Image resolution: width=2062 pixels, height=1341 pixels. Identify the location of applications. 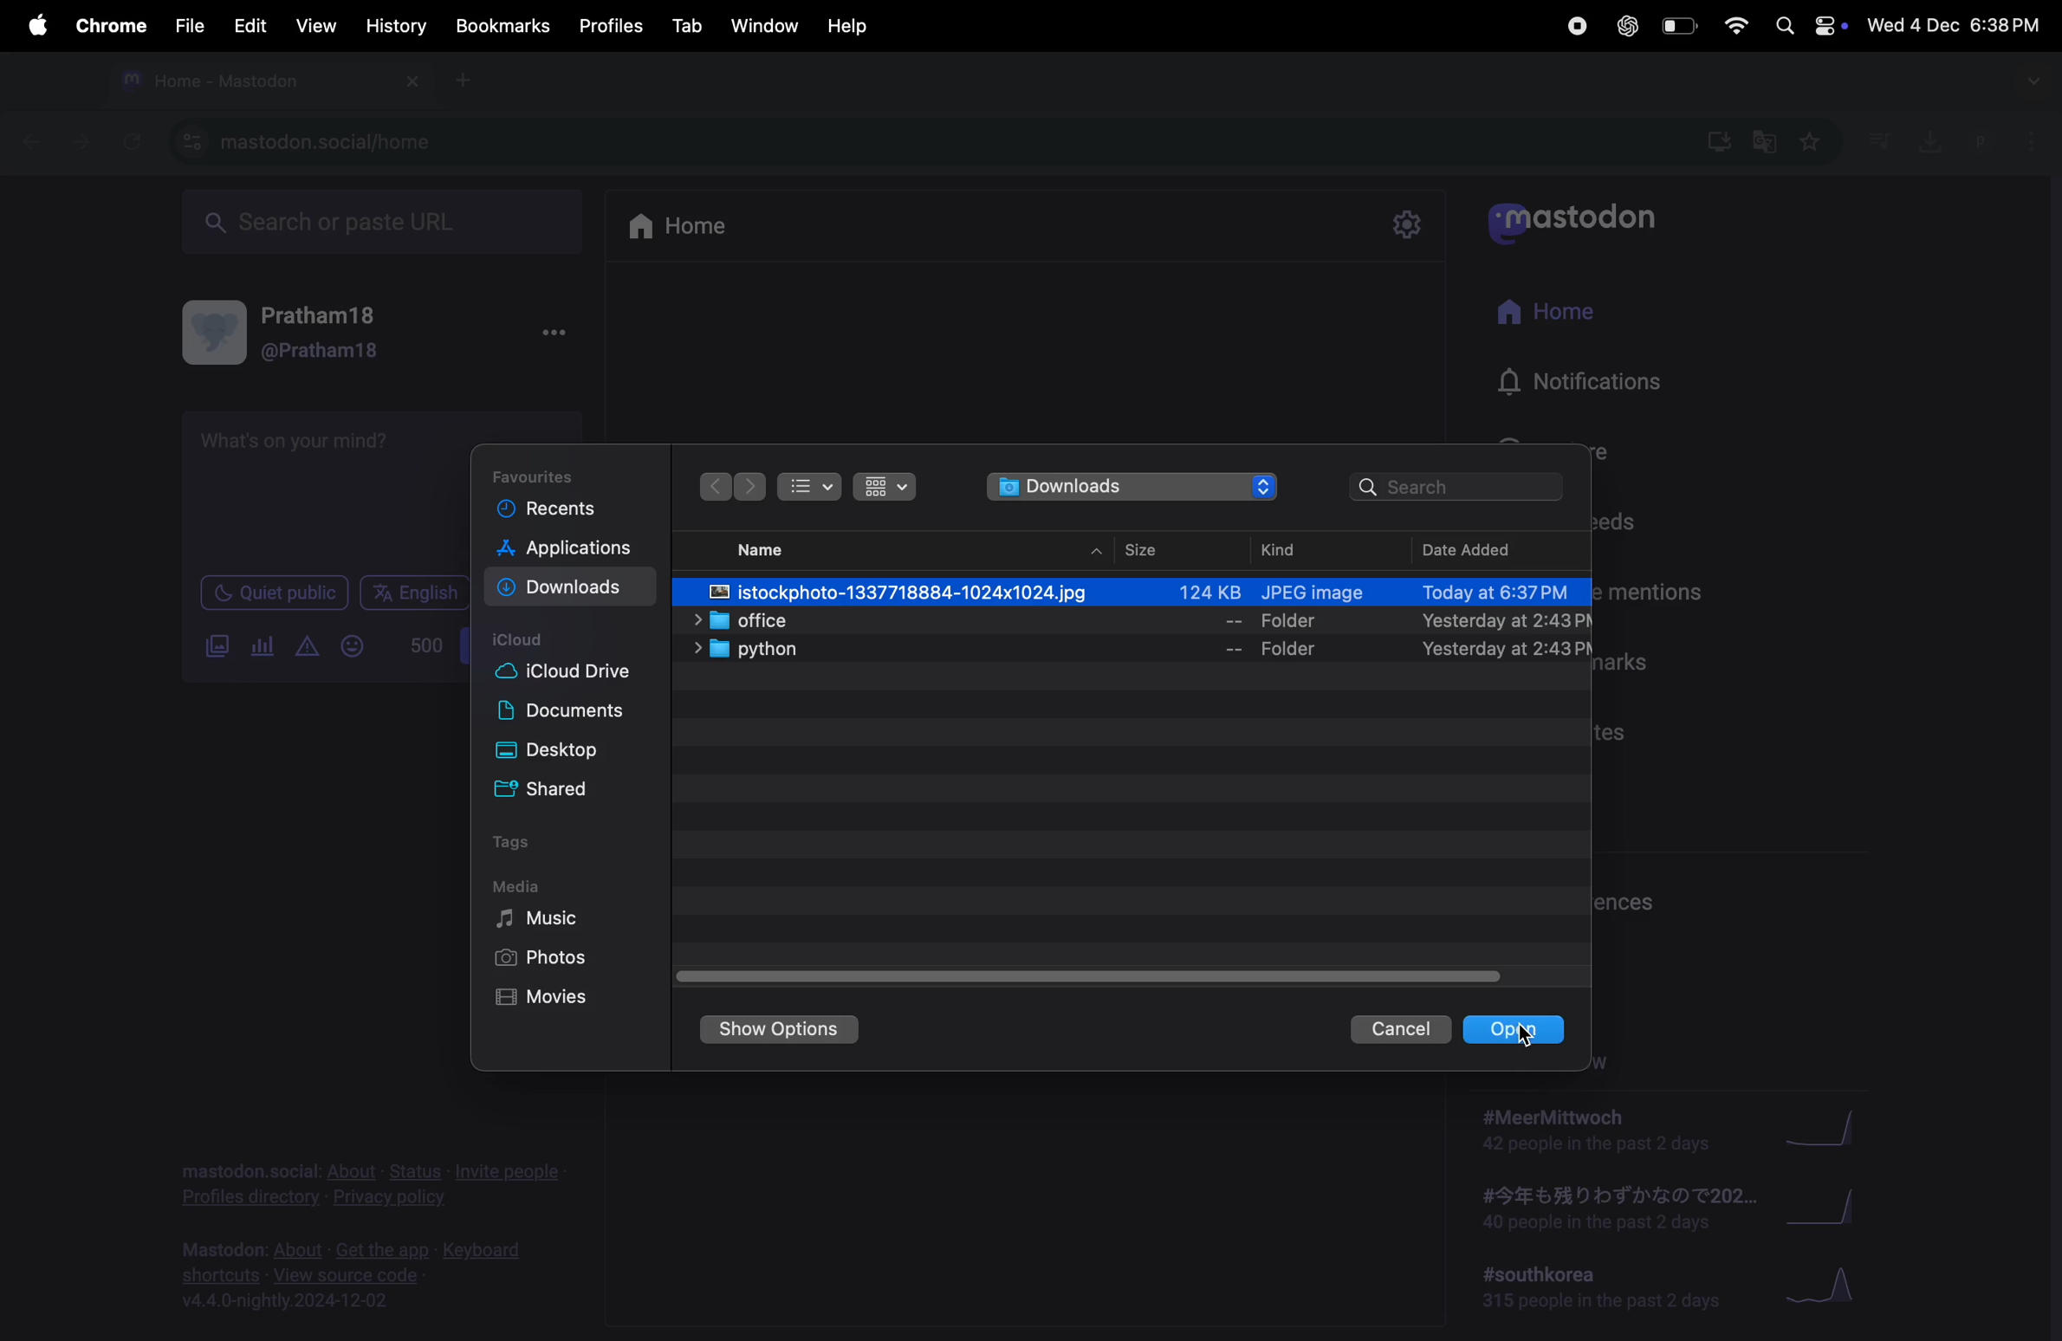
(567, 551).